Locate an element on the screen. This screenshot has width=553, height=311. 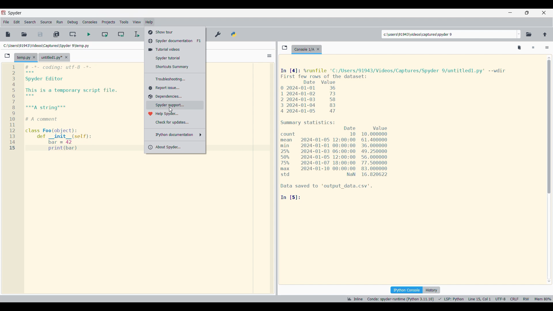
Run menu is located at coordinates (60, 22).